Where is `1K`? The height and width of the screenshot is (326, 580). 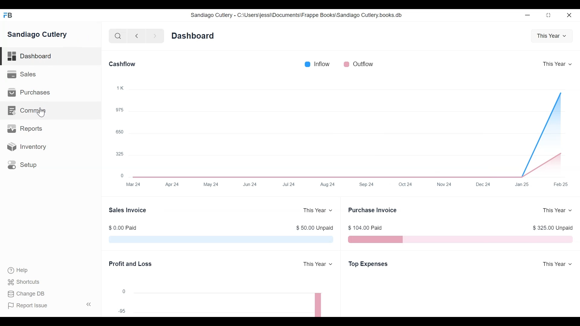
1K is located at coordinates (120, 88).